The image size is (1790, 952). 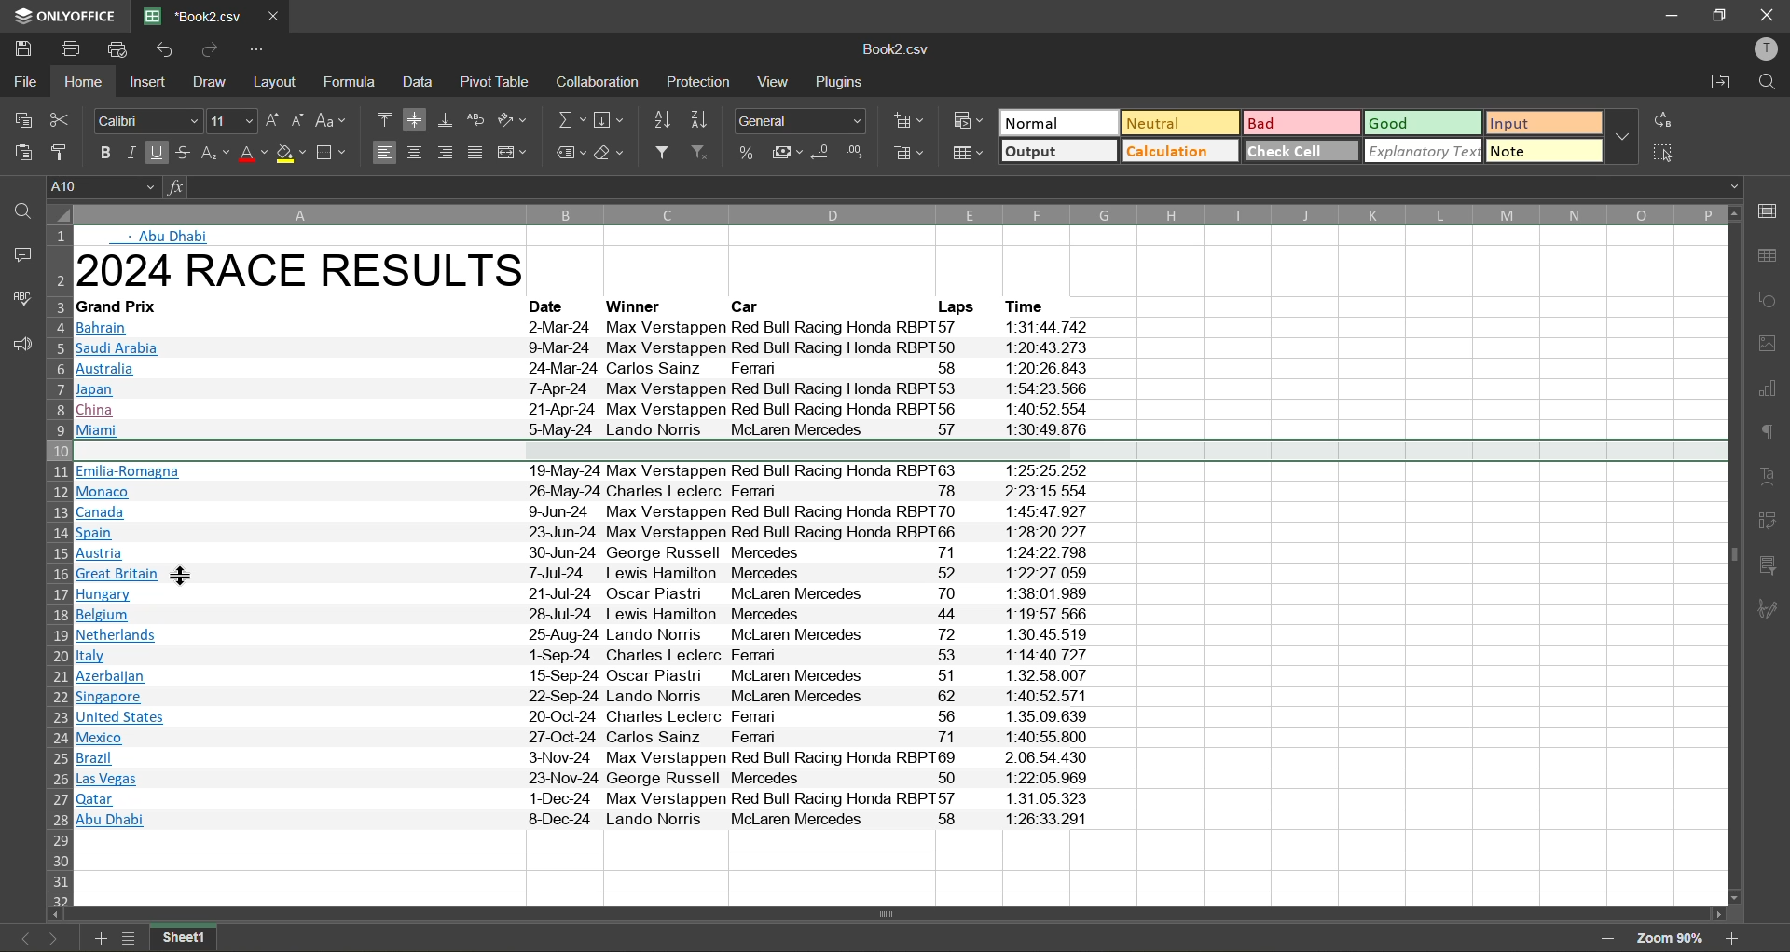 What do you see at coordinates (63, 119) in the screenshot?
I see `cut` at bounding box center [63, 119].